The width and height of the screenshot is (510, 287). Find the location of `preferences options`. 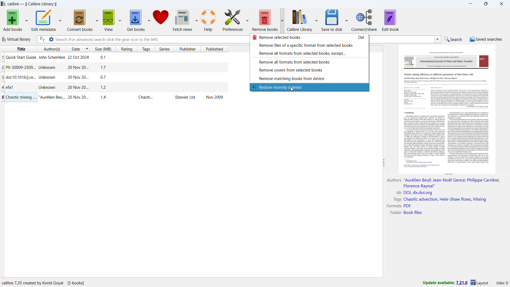

preferences options is located at coordinates (247, 20).